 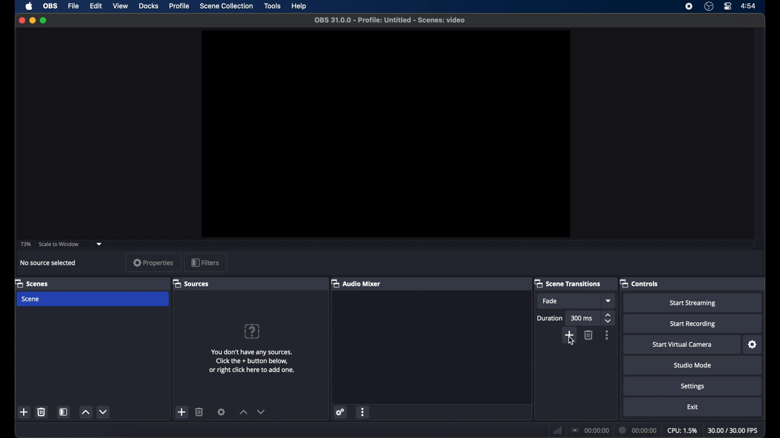 What do you see at coordinates (390, 20) in the screenshot?
I see `file name` at bounding box center [390, 20].